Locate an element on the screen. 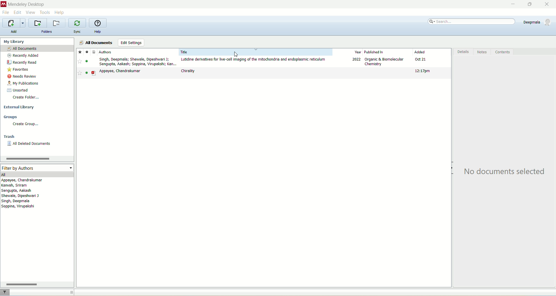  added is located at coordinates (432, 52).